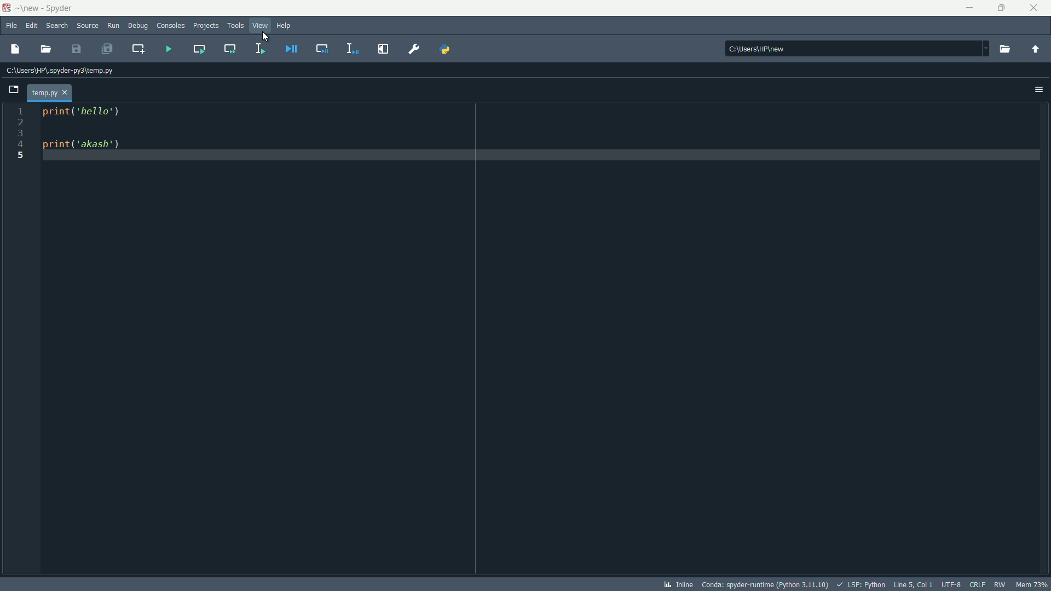 The width and height of the screenshot is (1051, 591). I want to click on options, so click(1038, 89).